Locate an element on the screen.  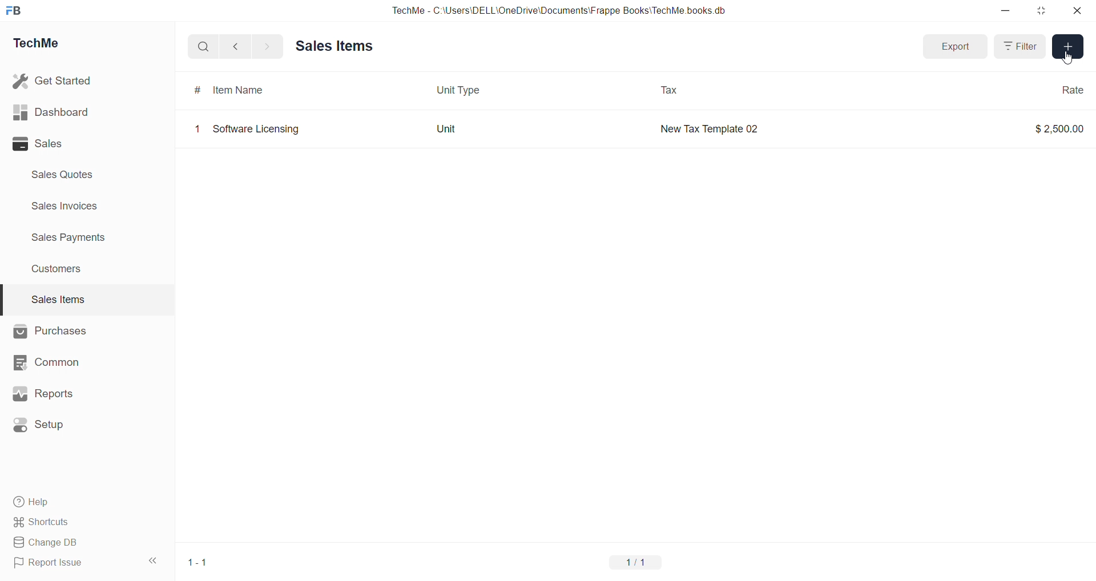
minimize is located at coordinates (1005, 10).